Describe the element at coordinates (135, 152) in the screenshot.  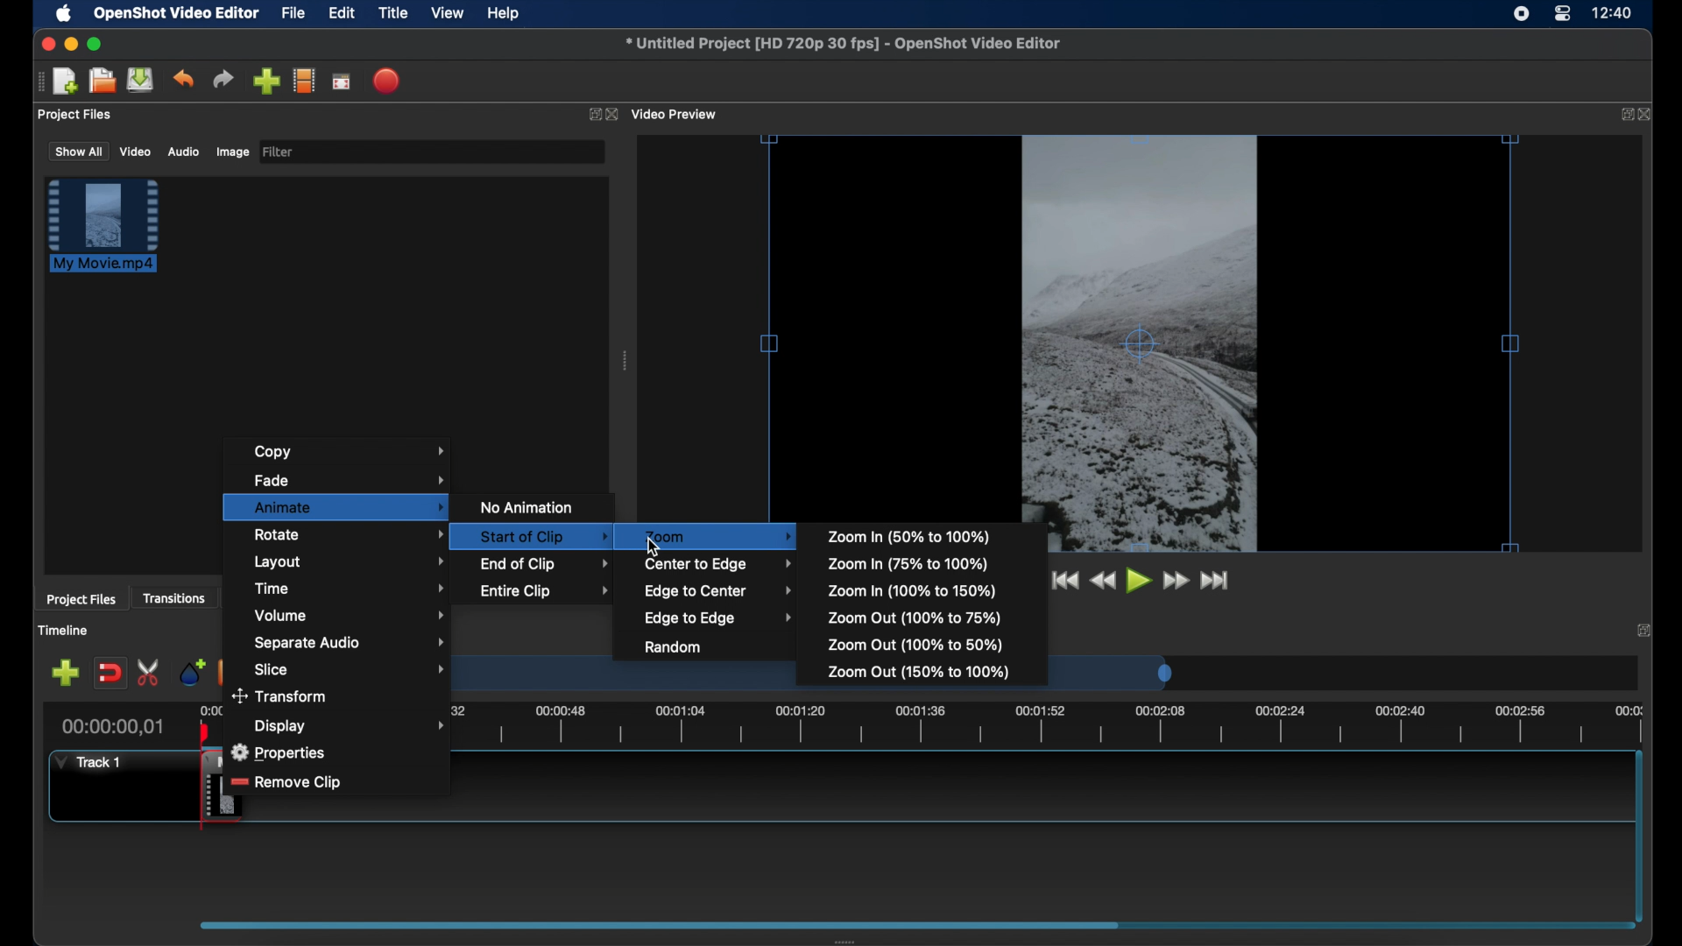
I see `video` at that location.